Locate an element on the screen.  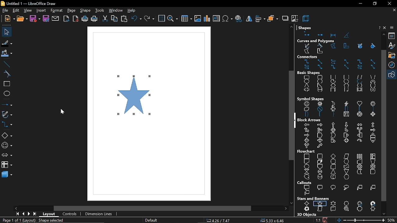
window is located at coordinates (116, 11).